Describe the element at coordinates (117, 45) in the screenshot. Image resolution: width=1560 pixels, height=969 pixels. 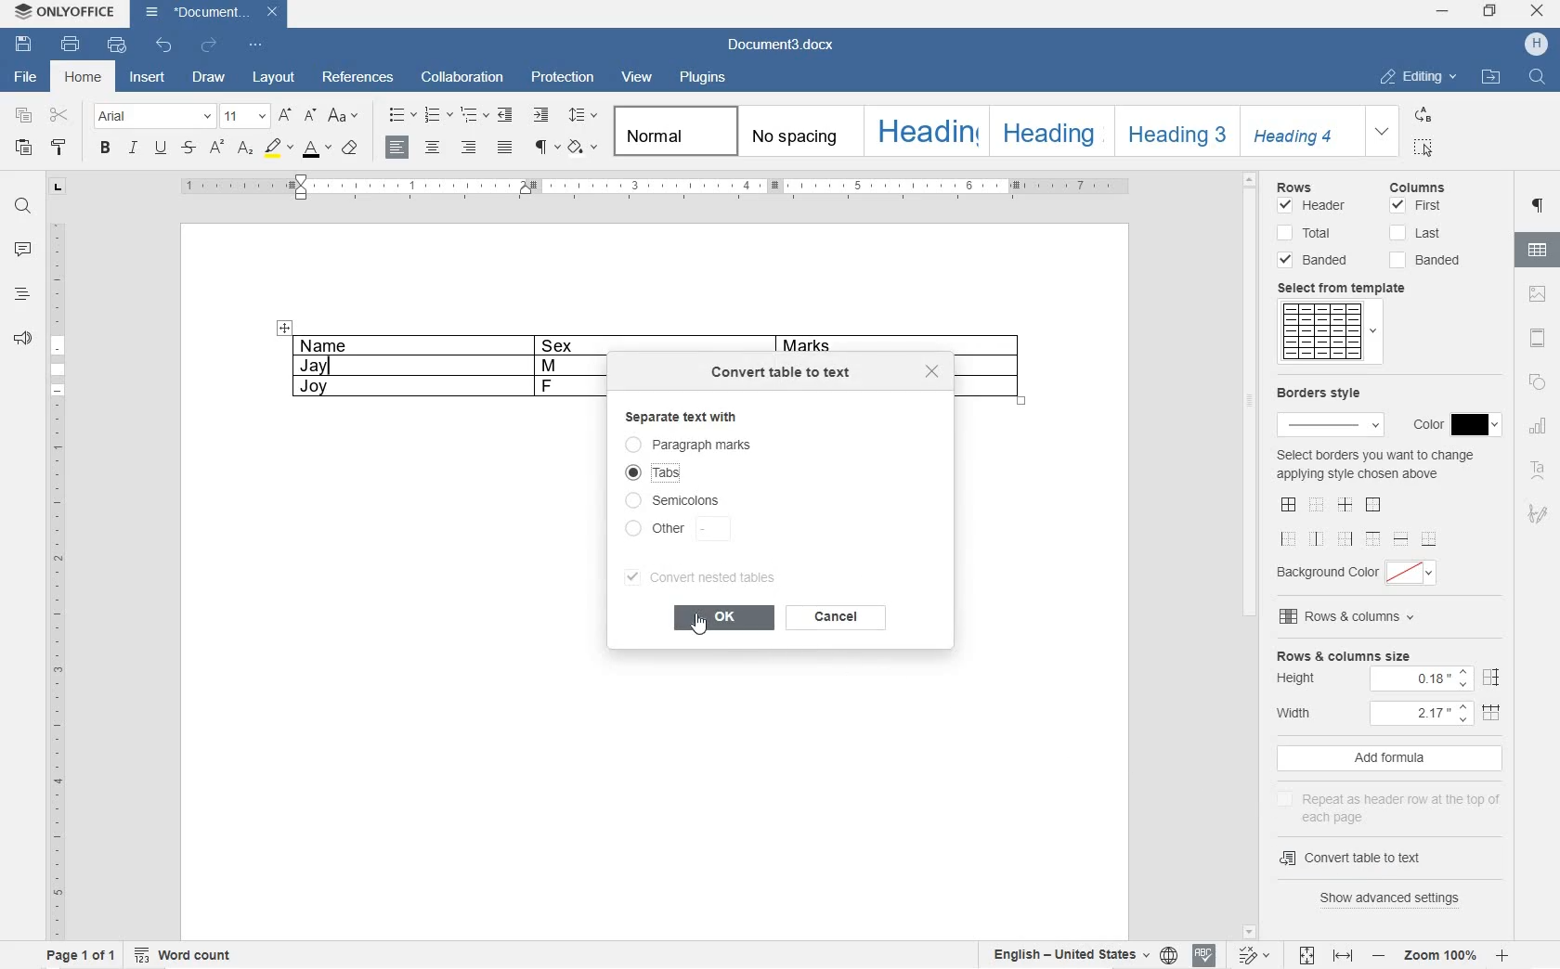
I see `QUICK PRINT` at that location.